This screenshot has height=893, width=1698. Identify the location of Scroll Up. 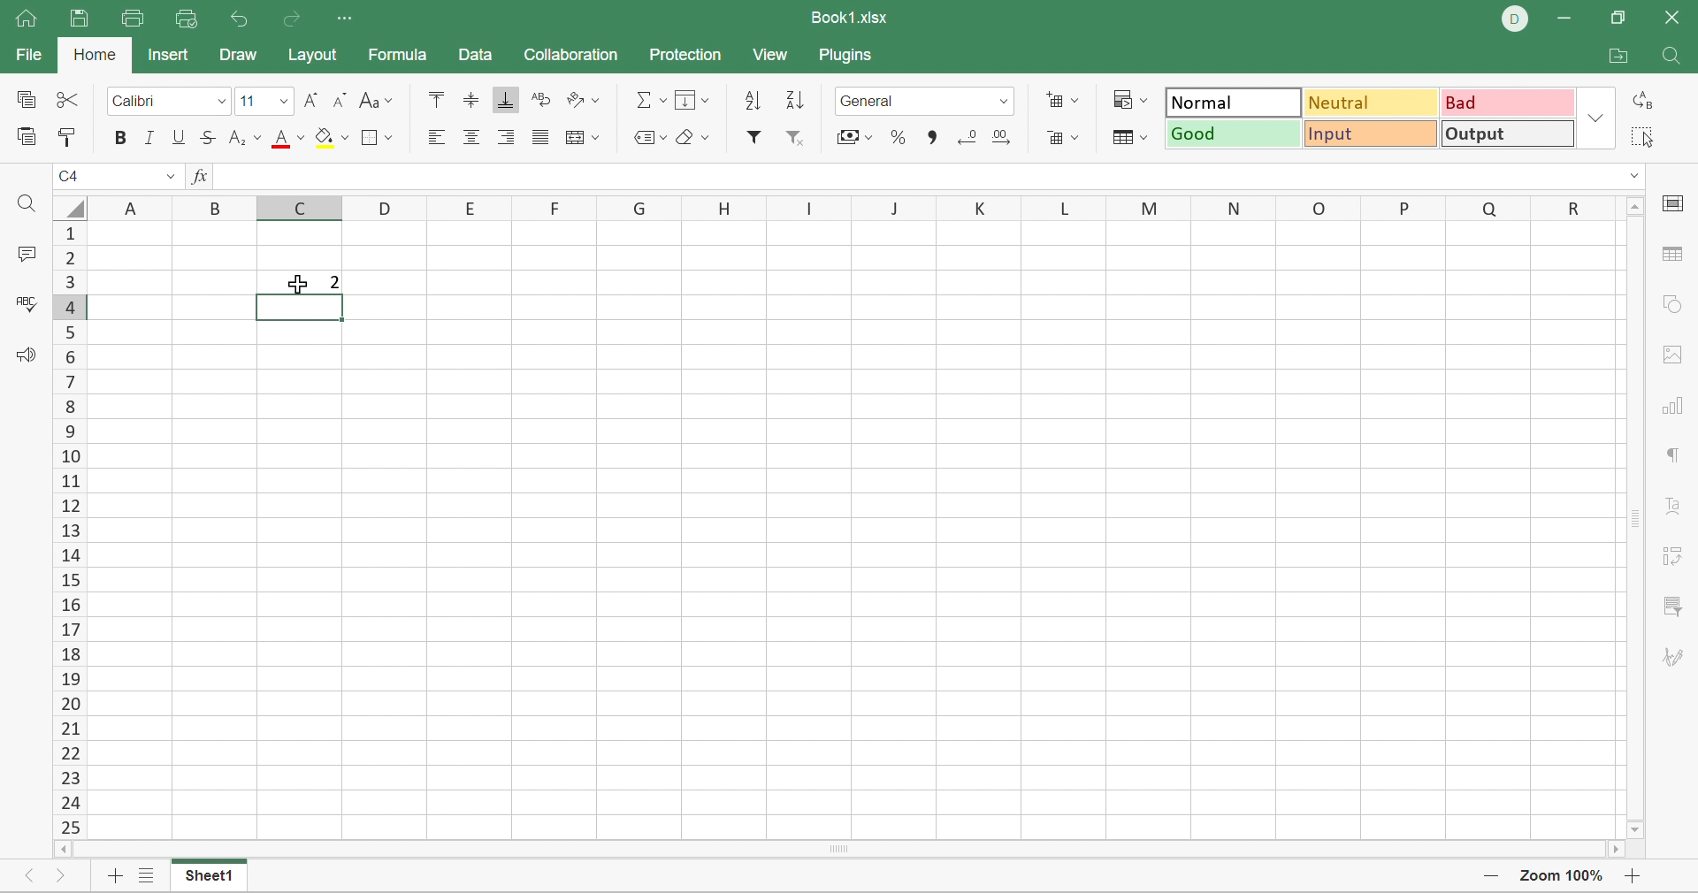
(1637, 210).